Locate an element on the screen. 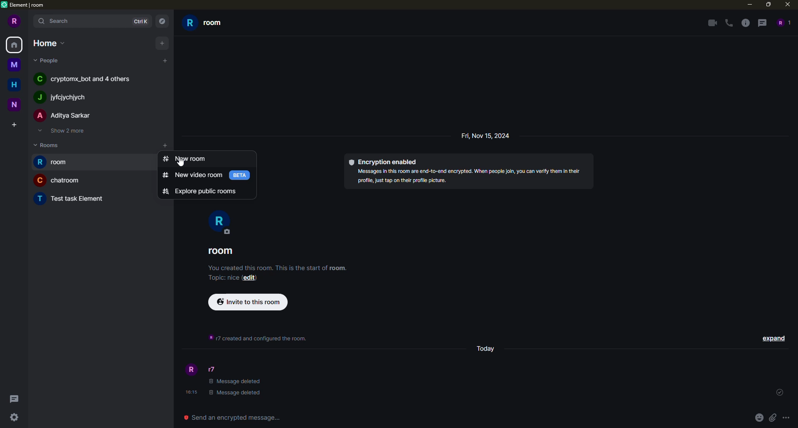 This screenshot has width=798, height=428. invite to this room is located at coordinates (248, 301).